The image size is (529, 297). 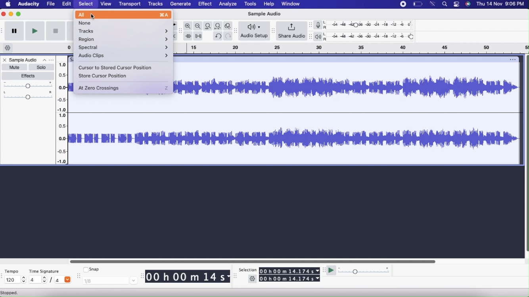 What do you see at coordinates (433, 4) in the screenshot?
I see `Wifi signal` at bounding box center [433, 4].